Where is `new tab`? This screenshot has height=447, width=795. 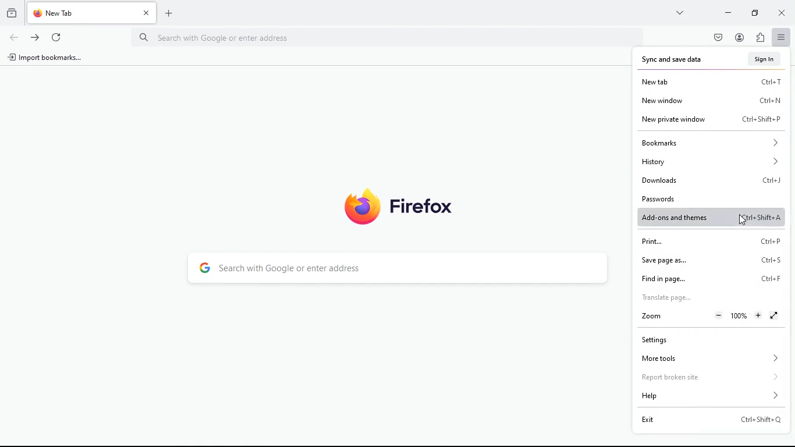 new tab is located at coordinates (83, 13).